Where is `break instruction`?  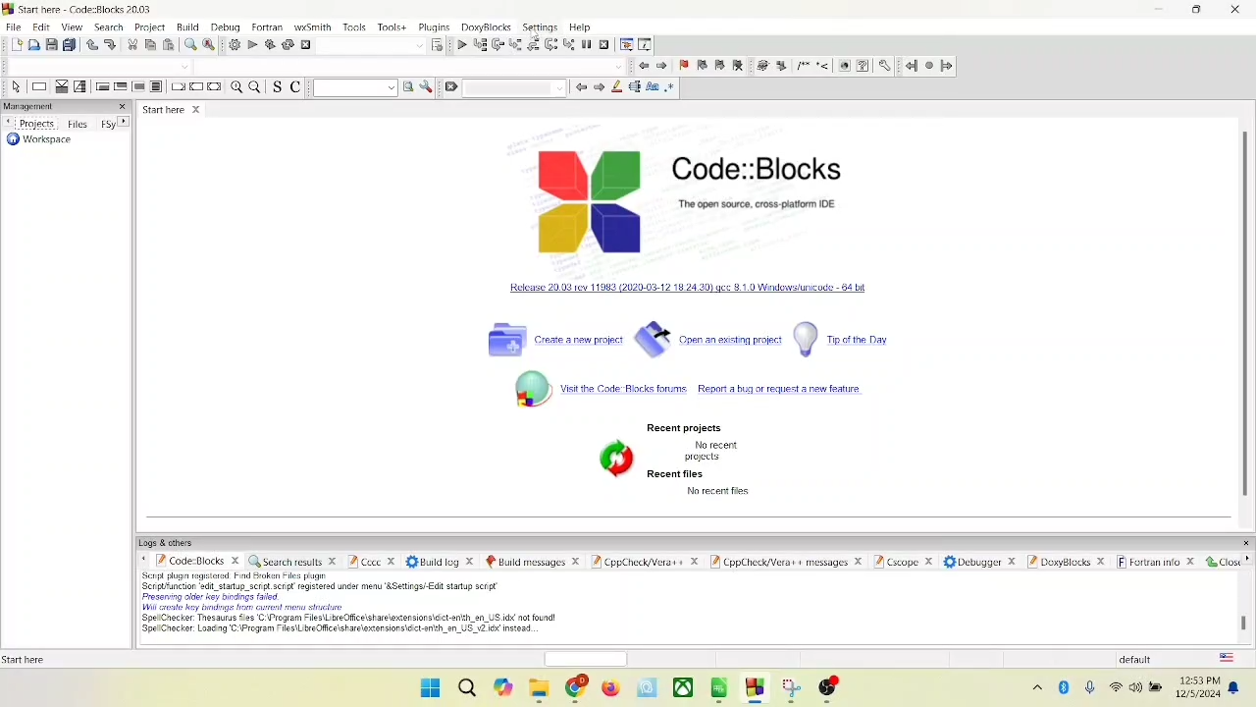 break instruction is located at coordinates (177, 86).